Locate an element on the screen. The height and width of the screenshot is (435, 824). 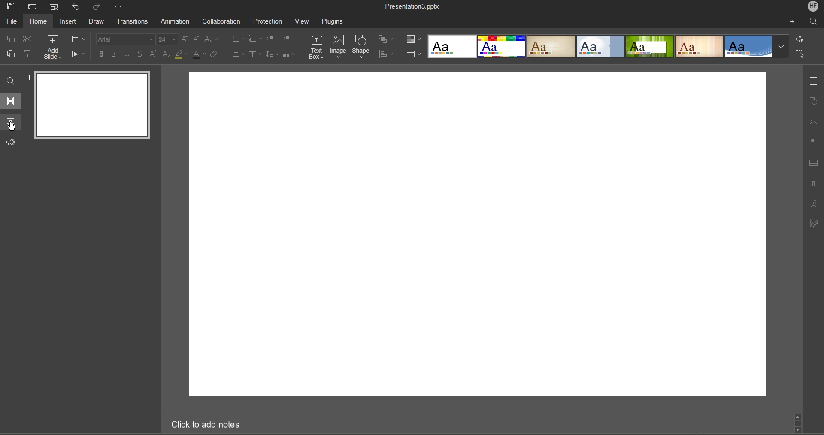
Text Art is located at coordinates (813, 203).